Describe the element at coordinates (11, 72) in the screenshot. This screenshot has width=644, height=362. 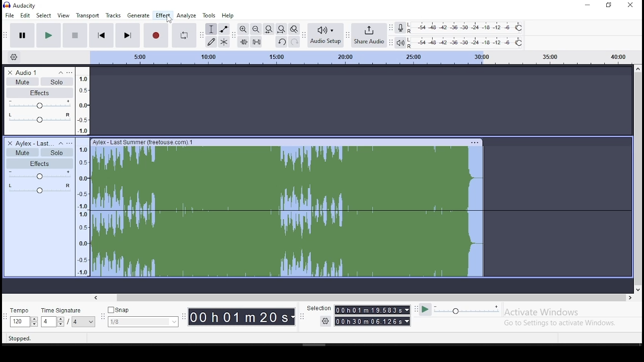
I see `delete track` at that location.